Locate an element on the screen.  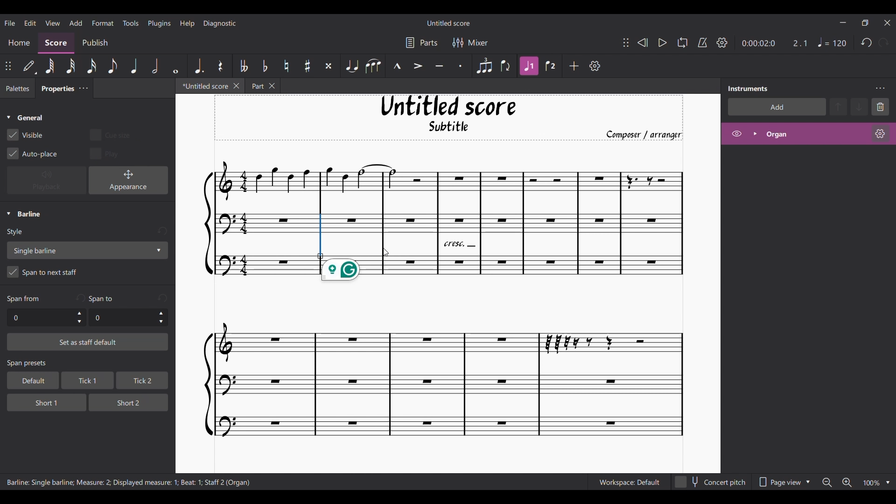
Current tab highlighted is located at coordinates (202, 87).